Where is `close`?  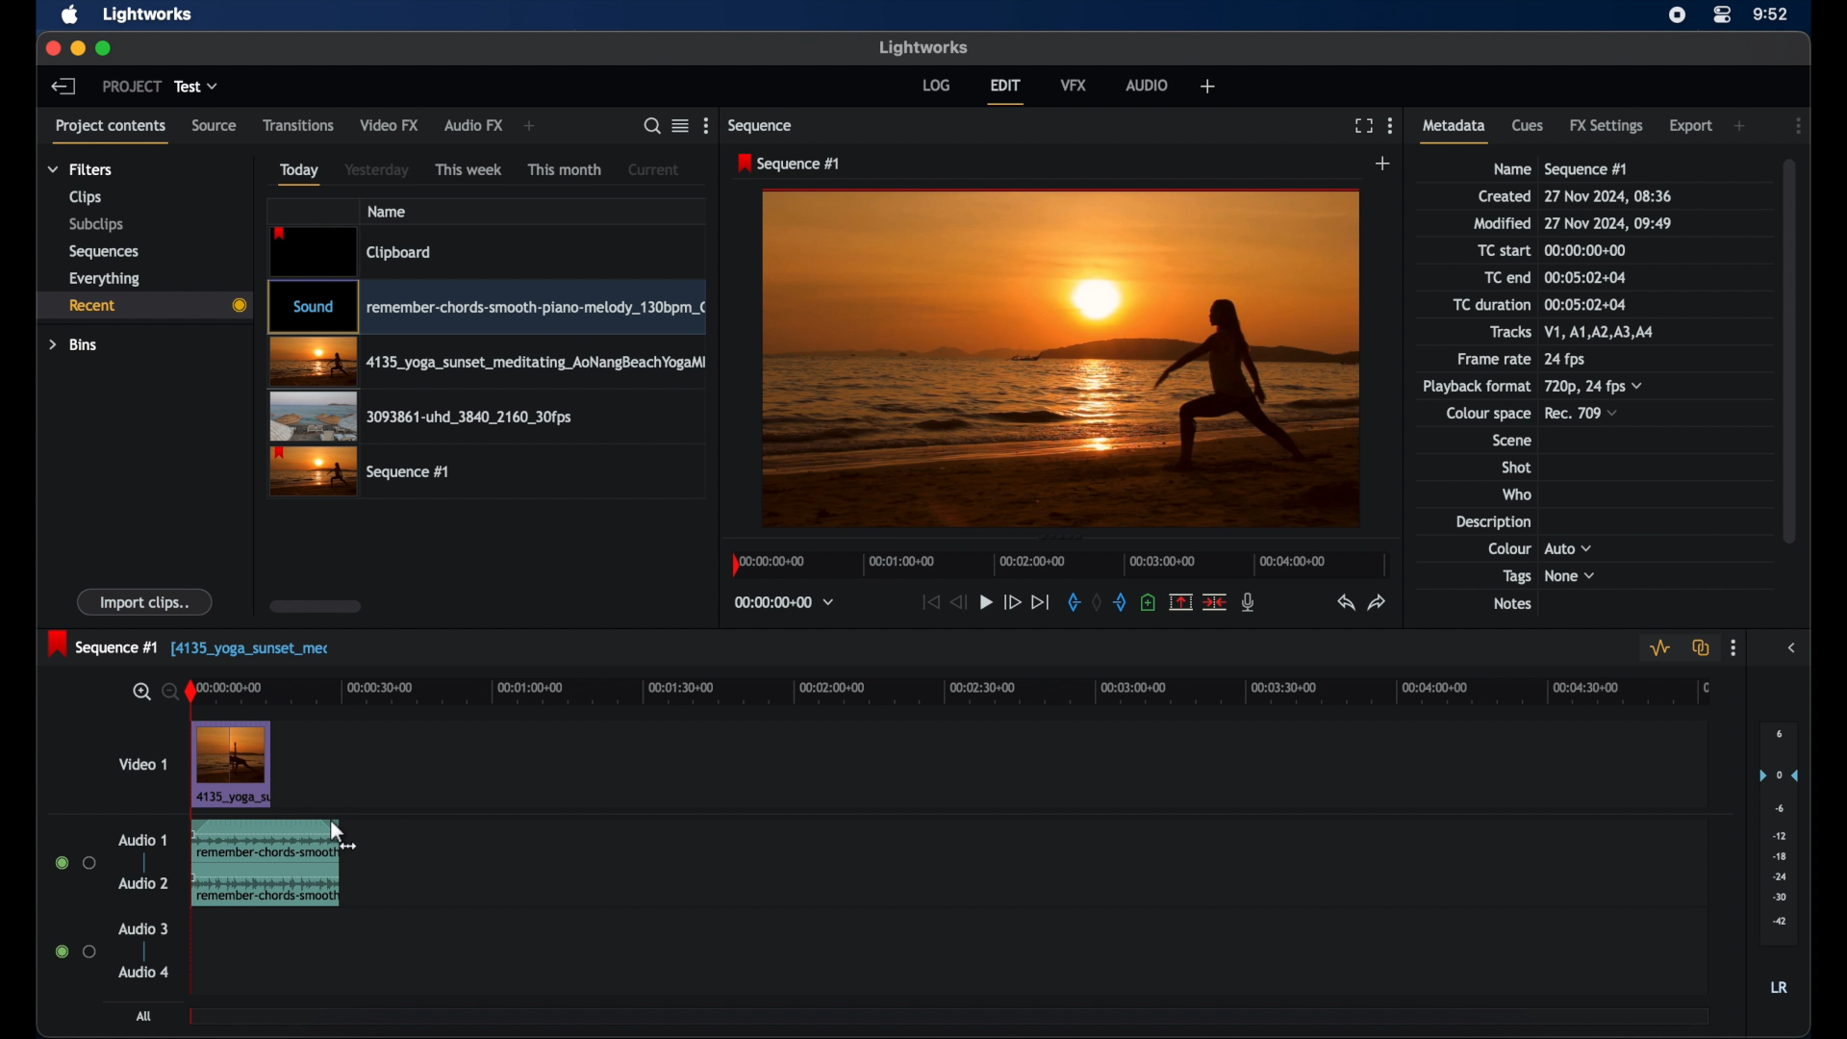
close is located at coordinates (51, 48).